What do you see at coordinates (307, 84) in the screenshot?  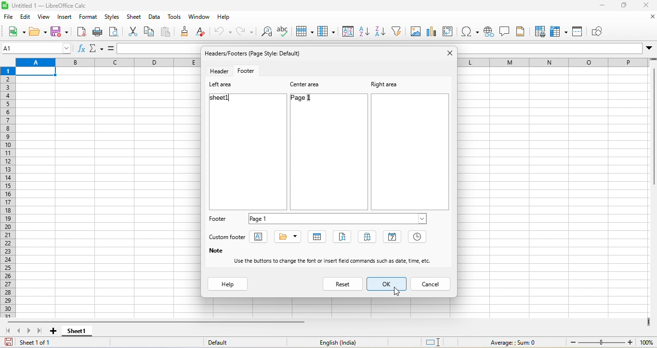 I see `center area` at bounding box center [307, 84].